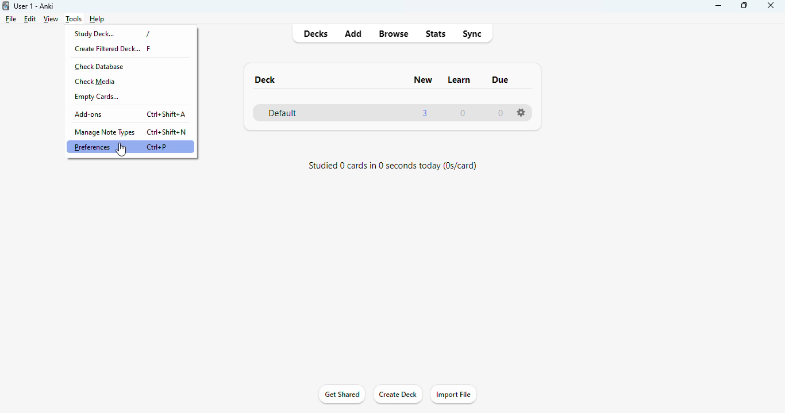 This screenshot has height=413, width=785. Describe the element at coordinates (398, 394) in the screenshot. I see `create deck` at that location.